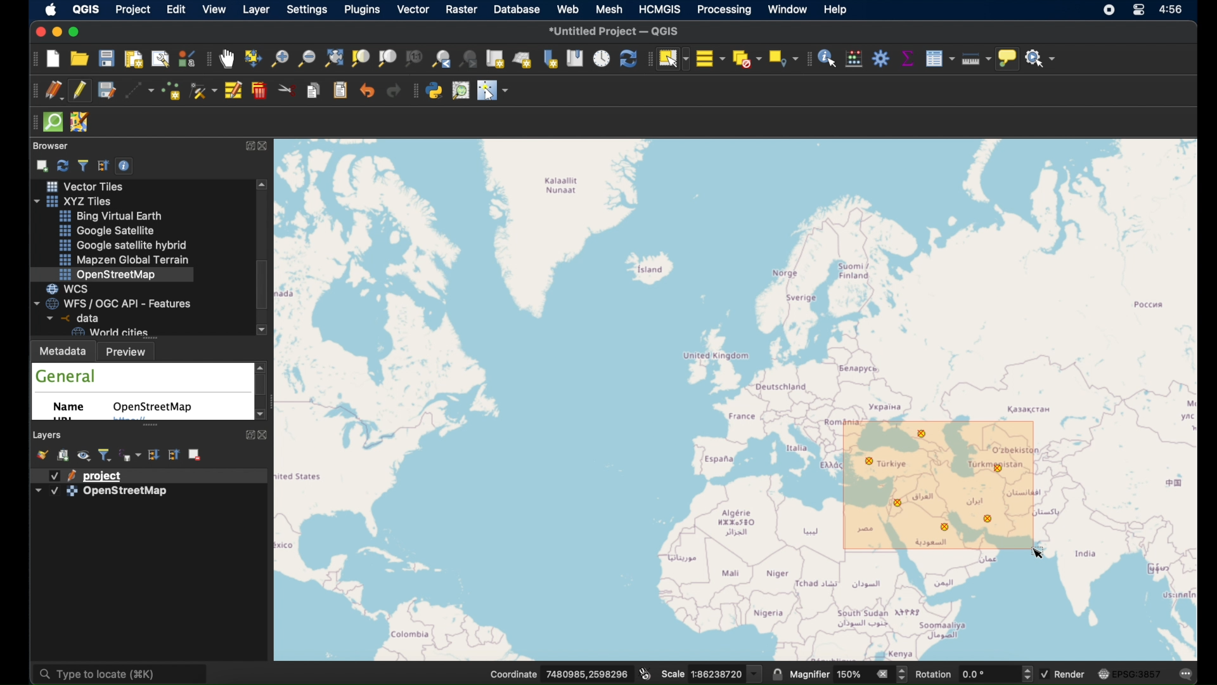 The height and width of the screenshot is (685, 1217). Describe the element at coordinates (1109, 11) in the screenshot. I see `screen recorder icon` at that location.